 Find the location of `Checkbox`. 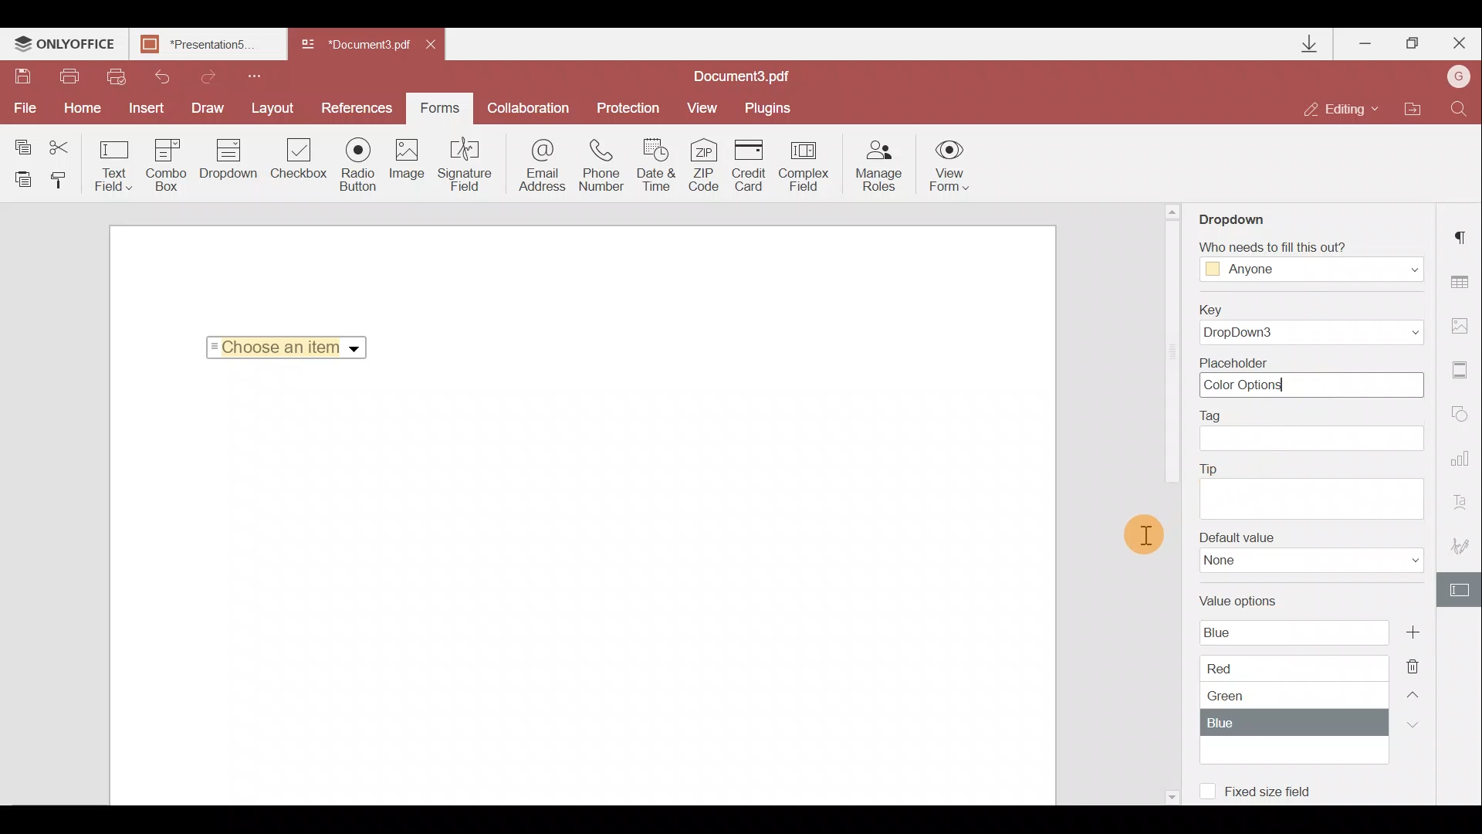

Checkbox is located at coordinates (299, 160).